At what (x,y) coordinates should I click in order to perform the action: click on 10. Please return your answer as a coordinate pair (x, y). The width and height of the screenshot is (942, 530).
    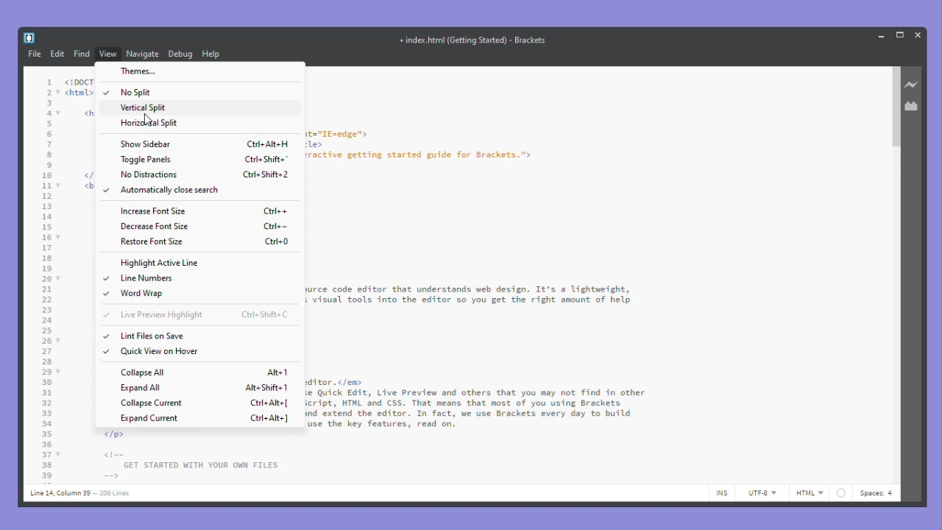
    Looking at the image, I should click on (47, 176).